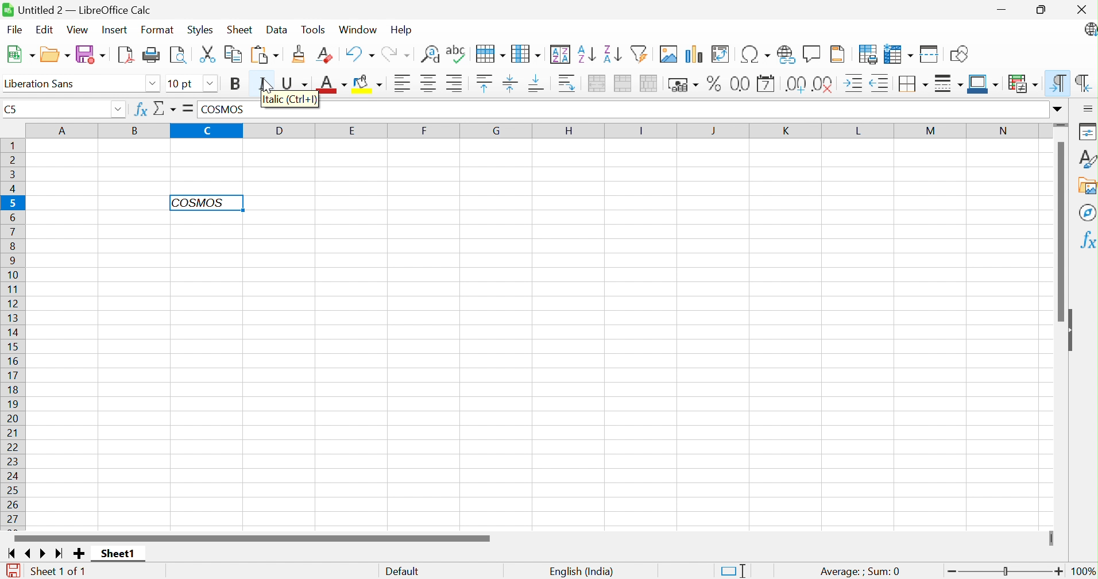 The width and height of the screenshot is (1098, 579). I want to click on Sort, so click(562, 53).